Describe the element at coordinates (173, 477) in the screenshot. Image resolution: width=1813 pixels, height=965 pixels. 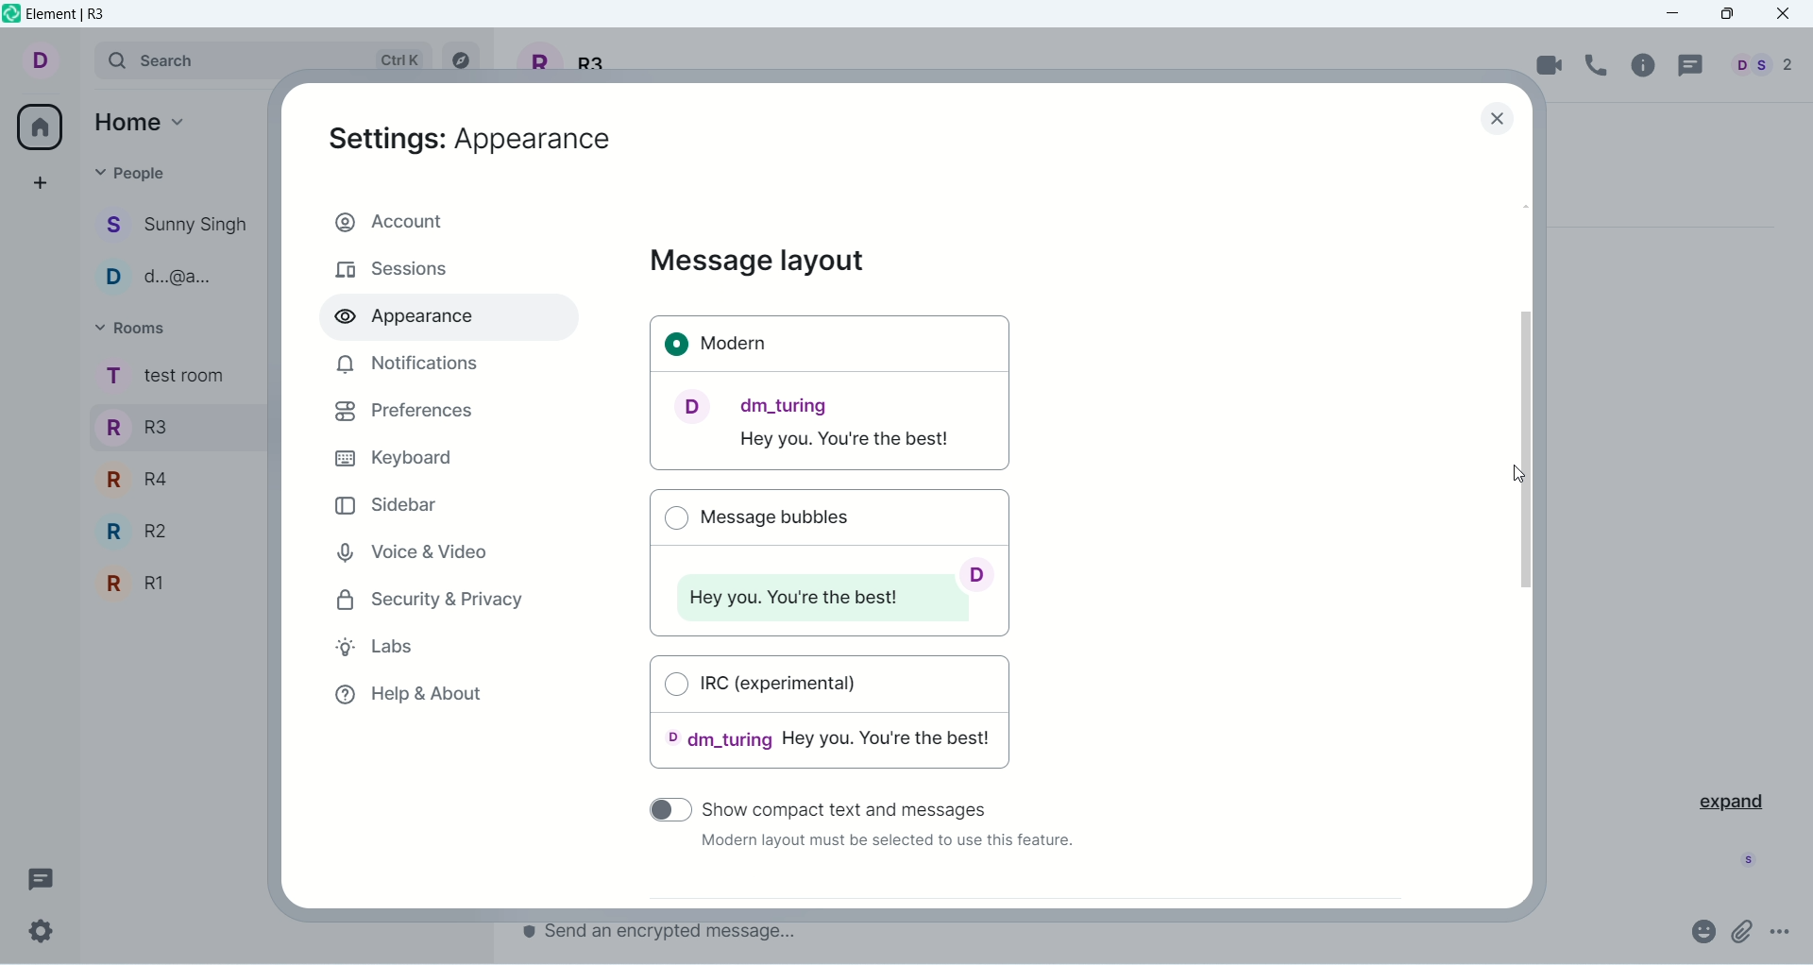
I see `R4` at that location.